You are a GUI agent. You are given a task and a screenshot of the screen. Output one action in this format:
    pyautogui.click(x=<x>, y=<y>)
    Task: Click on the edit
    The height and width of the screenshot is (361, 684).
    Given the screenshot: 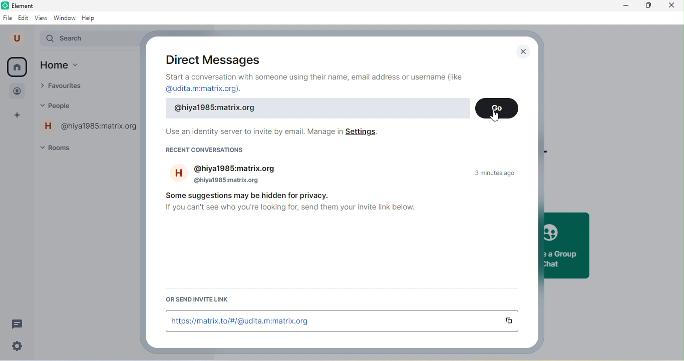 What is the action you would take?
    pyautogui.click(x=24, y=18)
    